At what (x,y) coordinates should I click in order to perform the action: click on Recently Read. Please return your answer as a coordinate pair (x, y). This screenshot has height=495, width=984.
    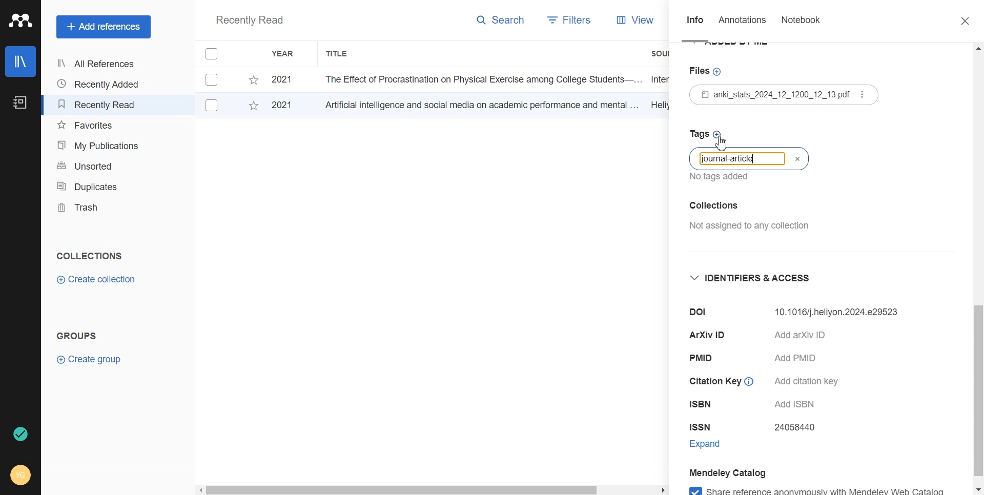
    Looking at the image, I should click on (249, 21).